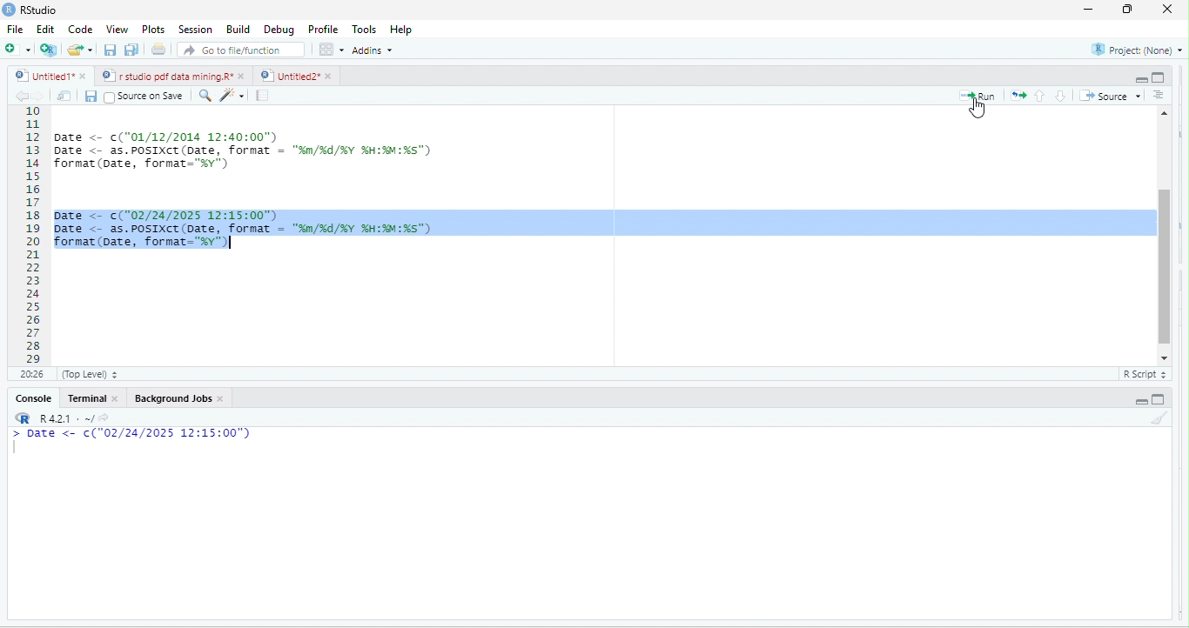  I want to click on File, so click(14, 30).